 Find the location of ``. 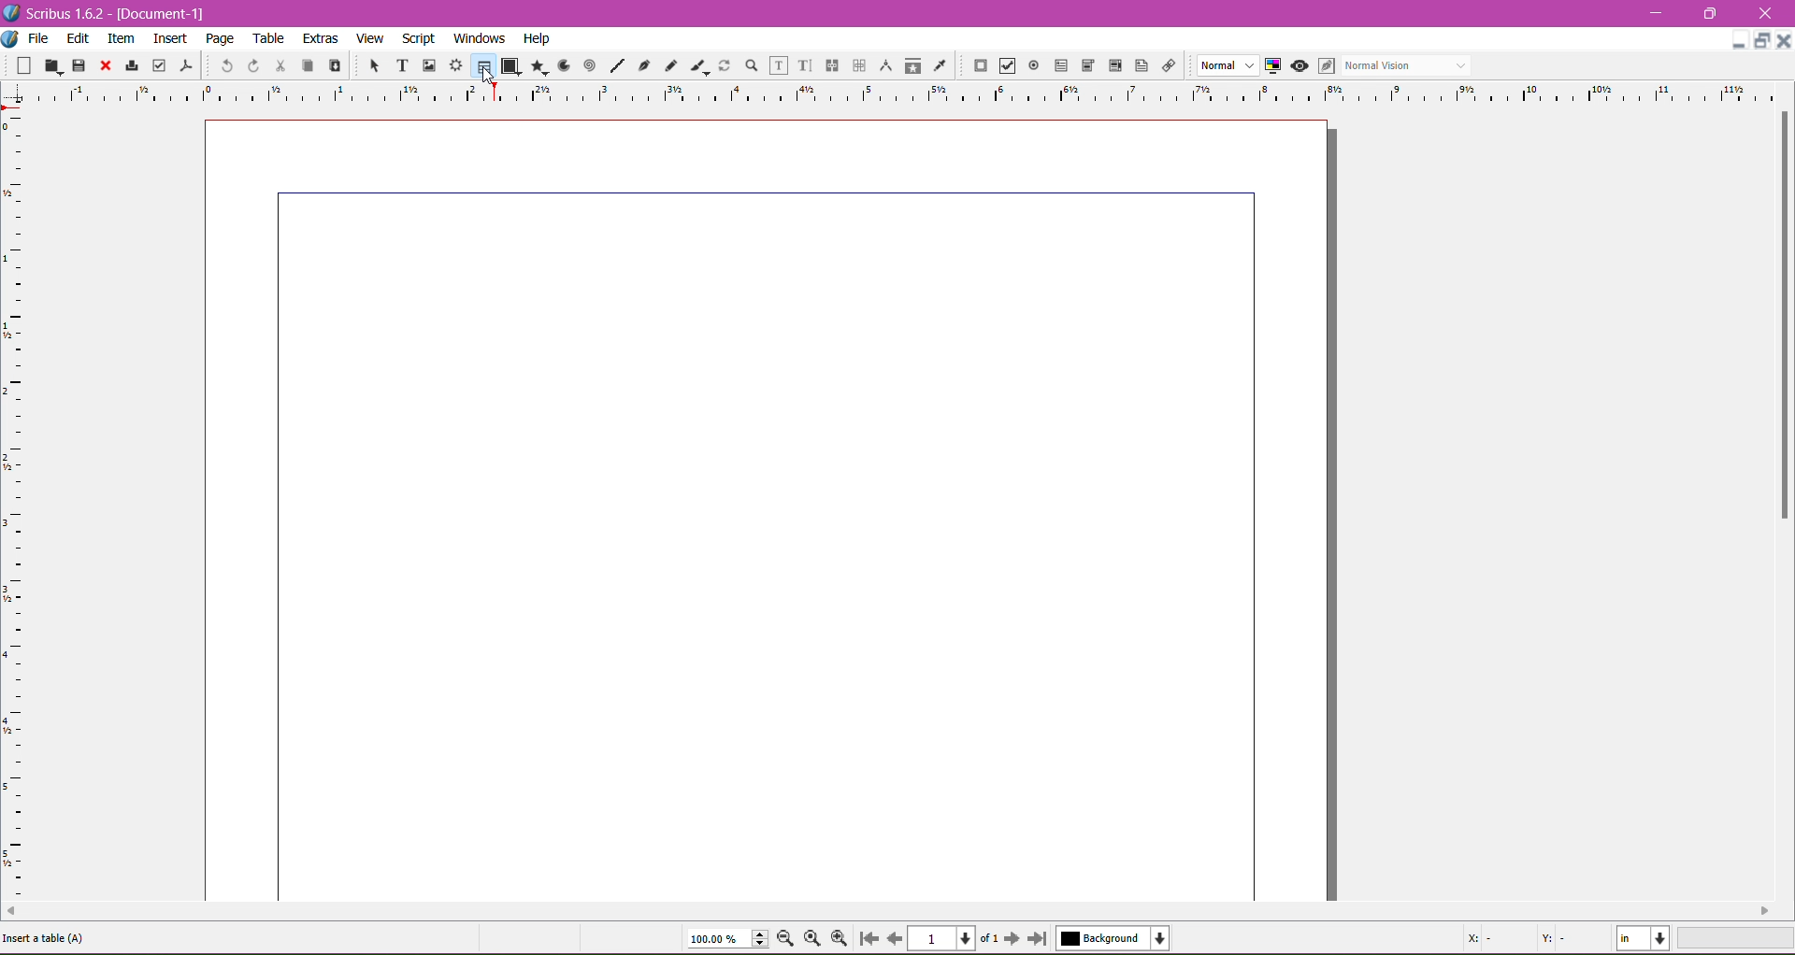

 is located at coordinates (418, 37).